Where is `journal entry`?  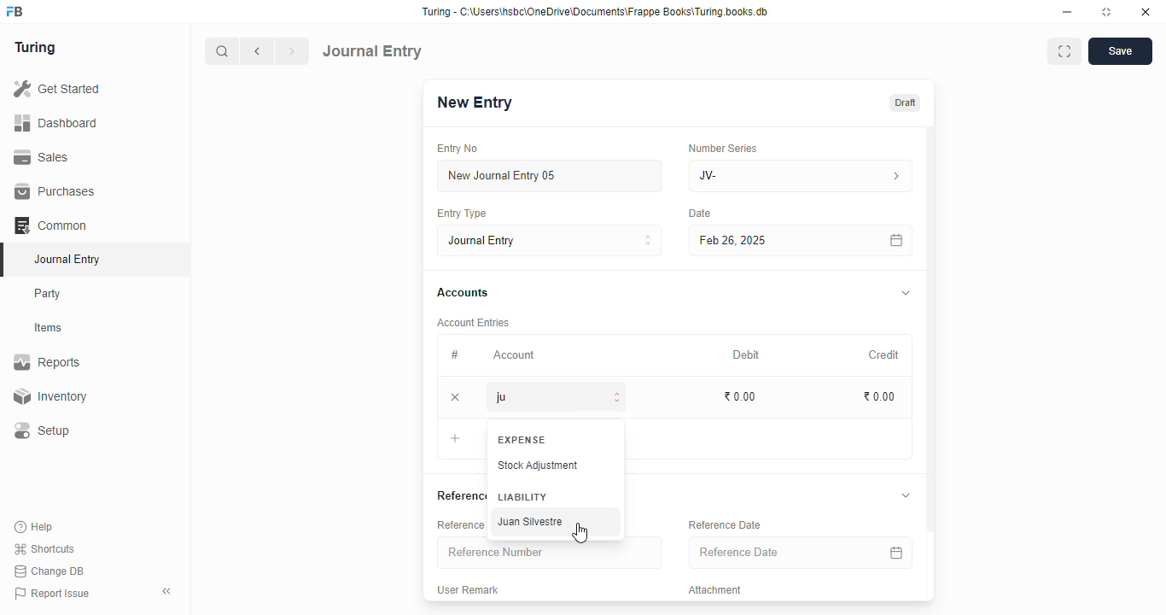
journal entry is located at coordinates (67, 259).